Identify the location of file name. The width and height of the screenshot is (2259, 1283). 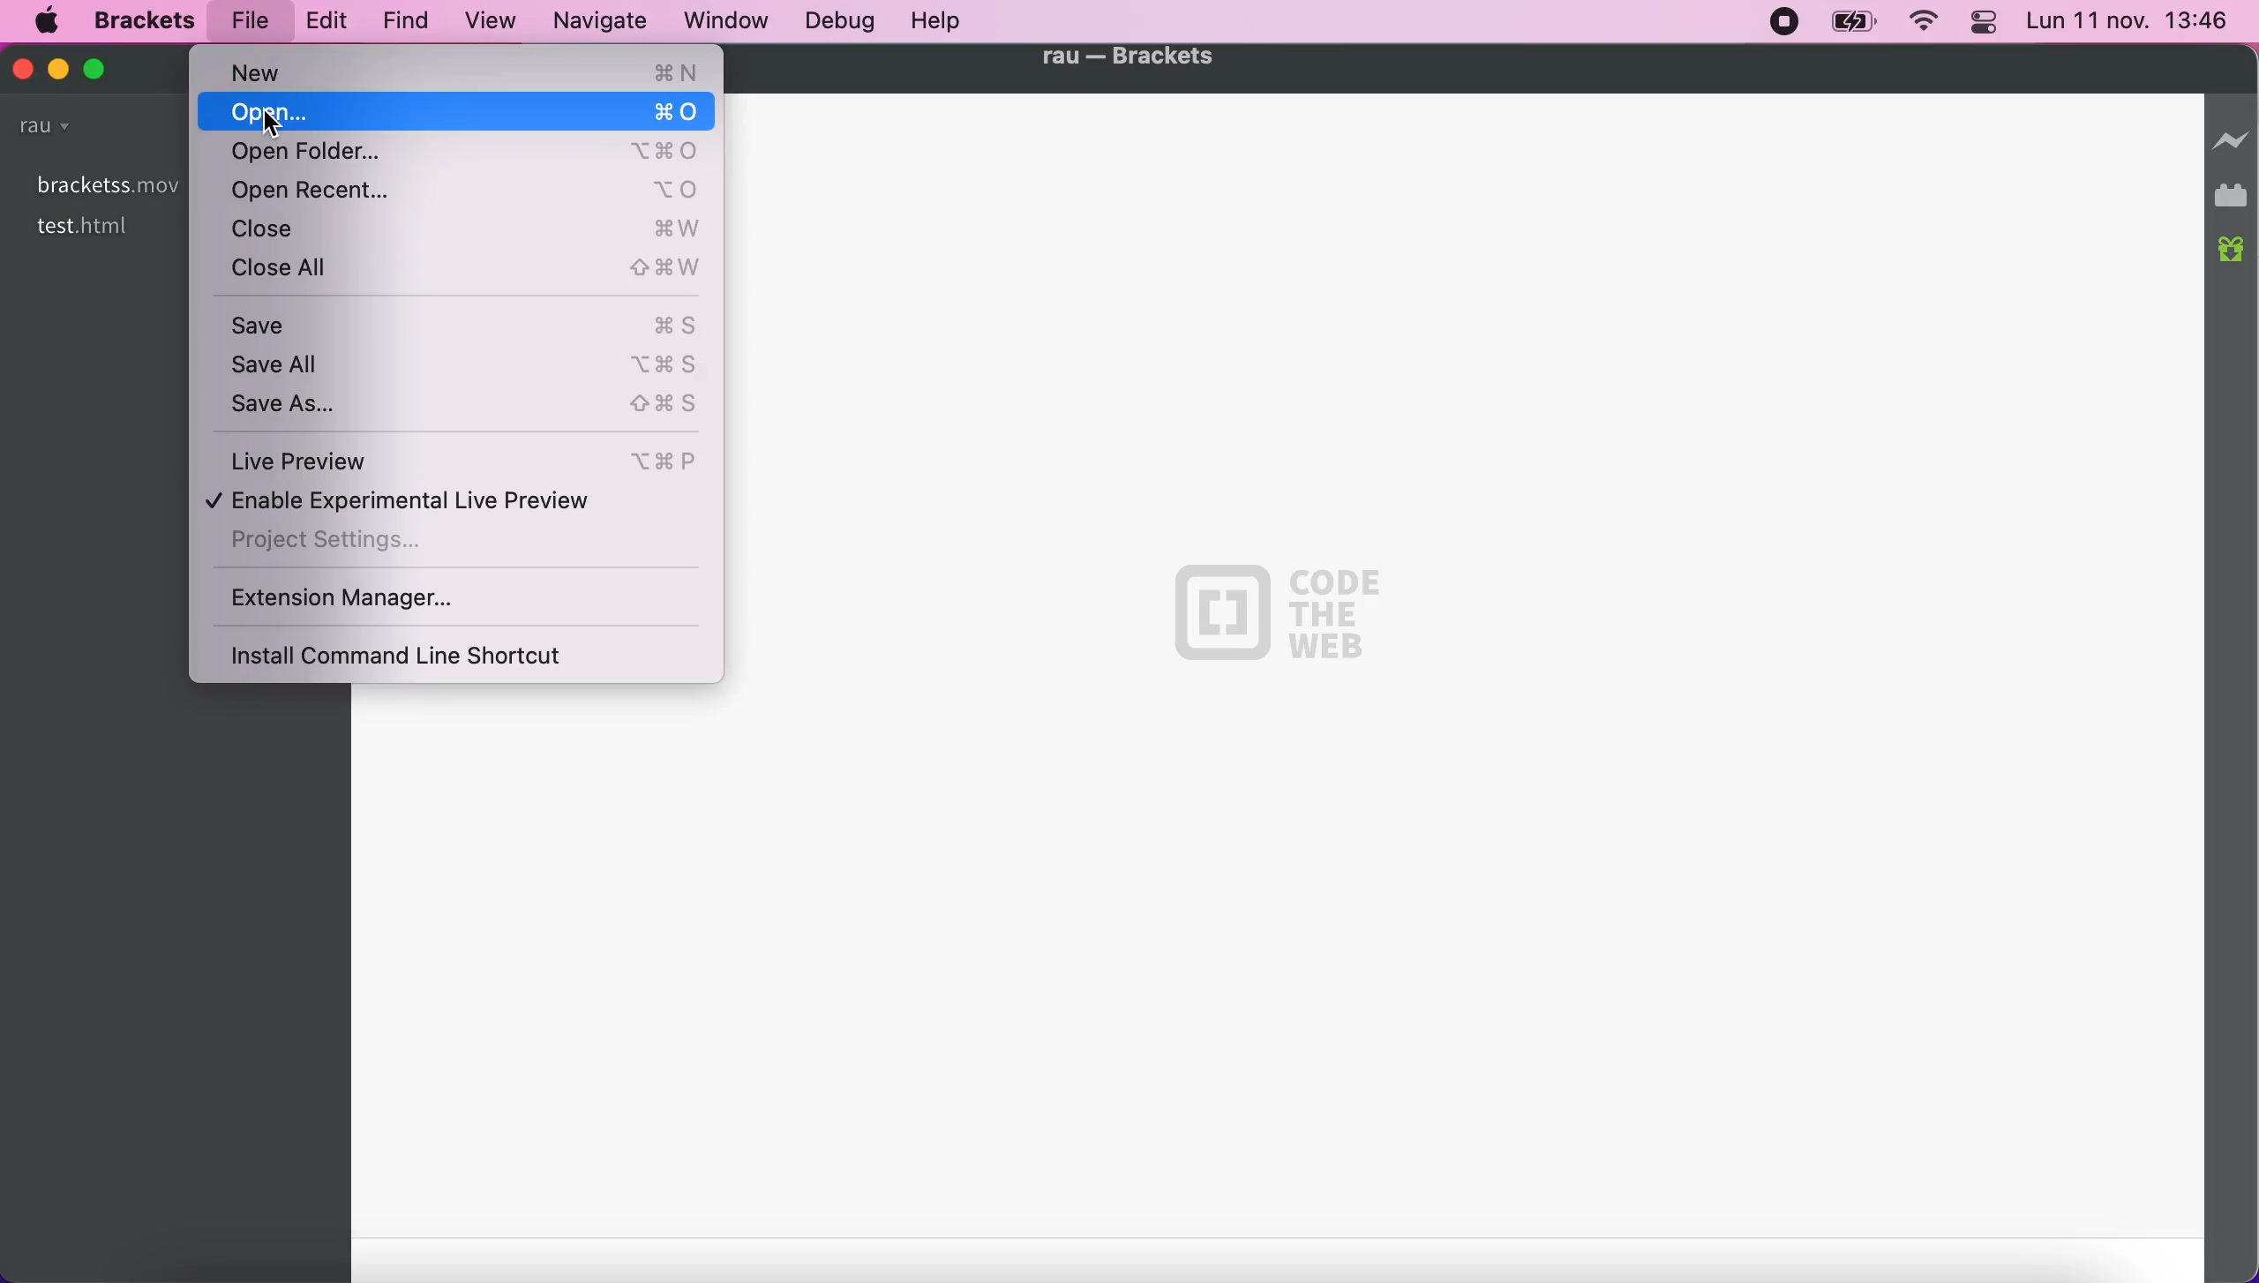
(1128, 57).